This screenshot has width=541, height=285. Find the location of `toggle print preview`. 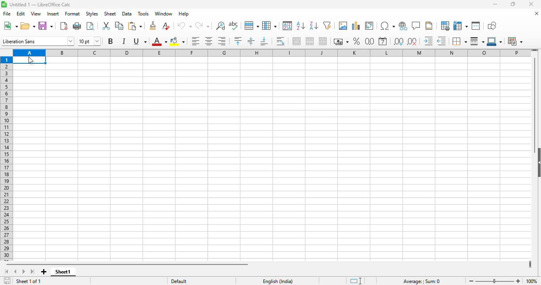

toggle print preview is located at coordinates (91, 26).